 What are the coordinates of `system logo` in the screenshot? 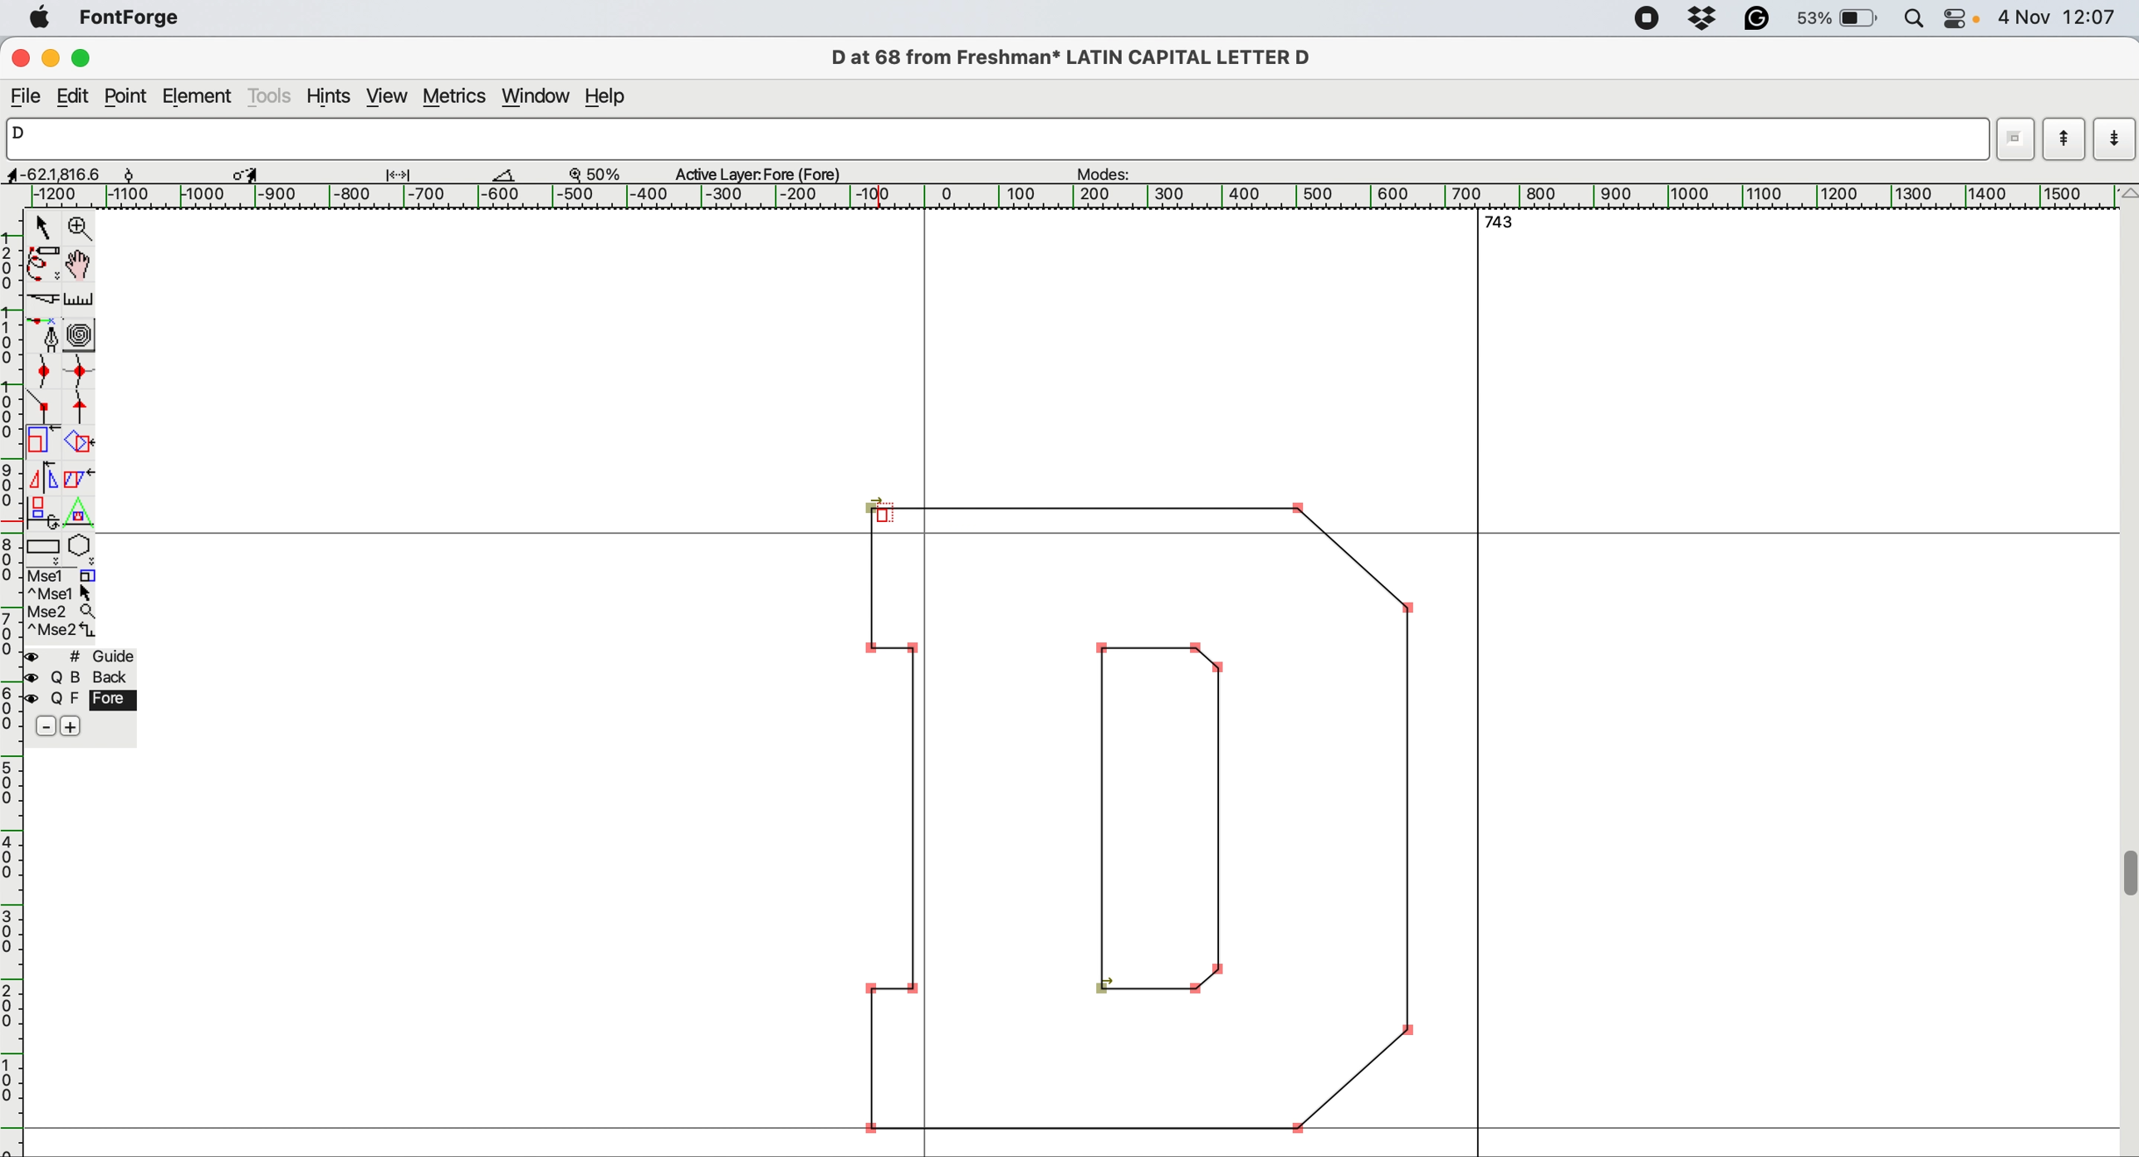 It's located at (41, 20).